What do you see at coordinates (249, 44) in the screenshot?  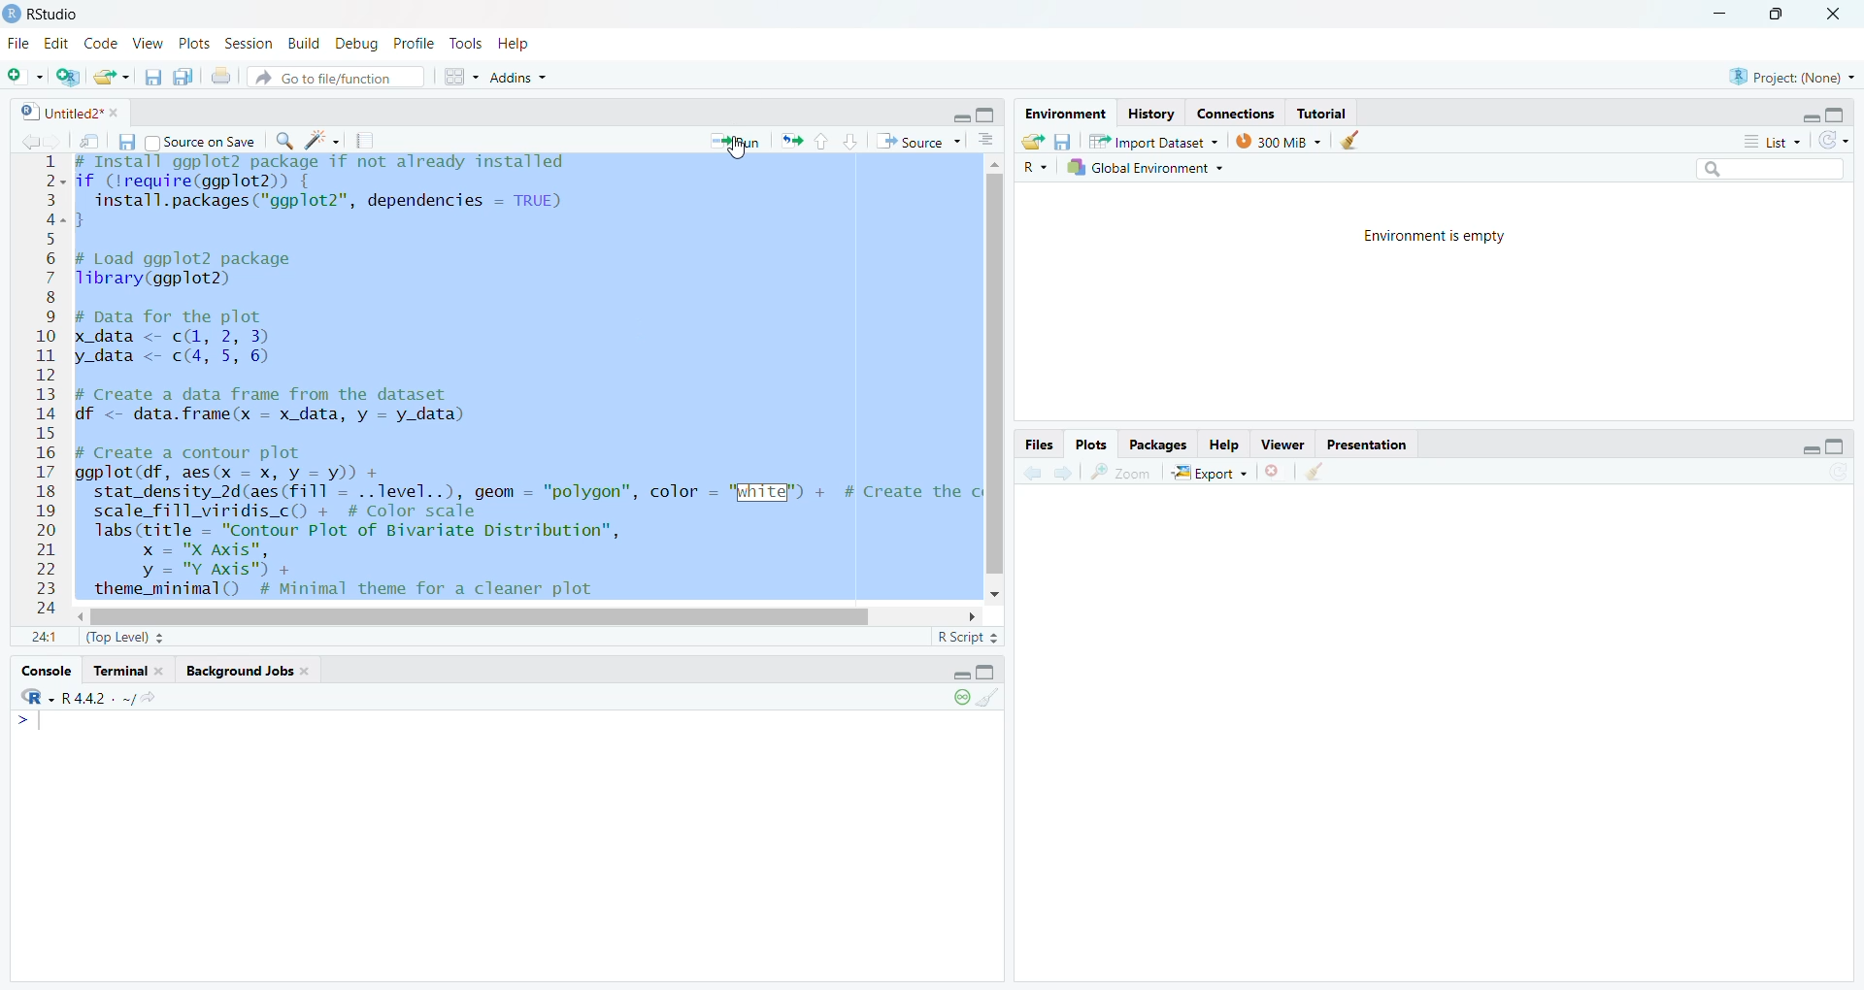 I see `Session` at bounding box center [249, 44].